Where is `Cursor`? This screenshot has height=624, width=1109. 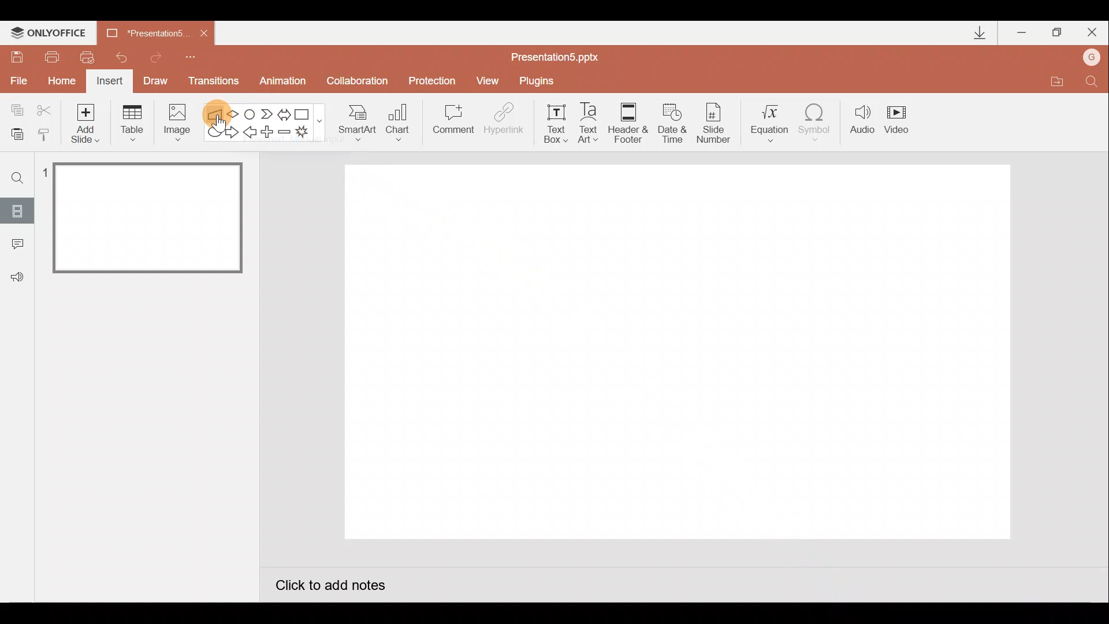
Cursor is located at coordinates (219, 121).